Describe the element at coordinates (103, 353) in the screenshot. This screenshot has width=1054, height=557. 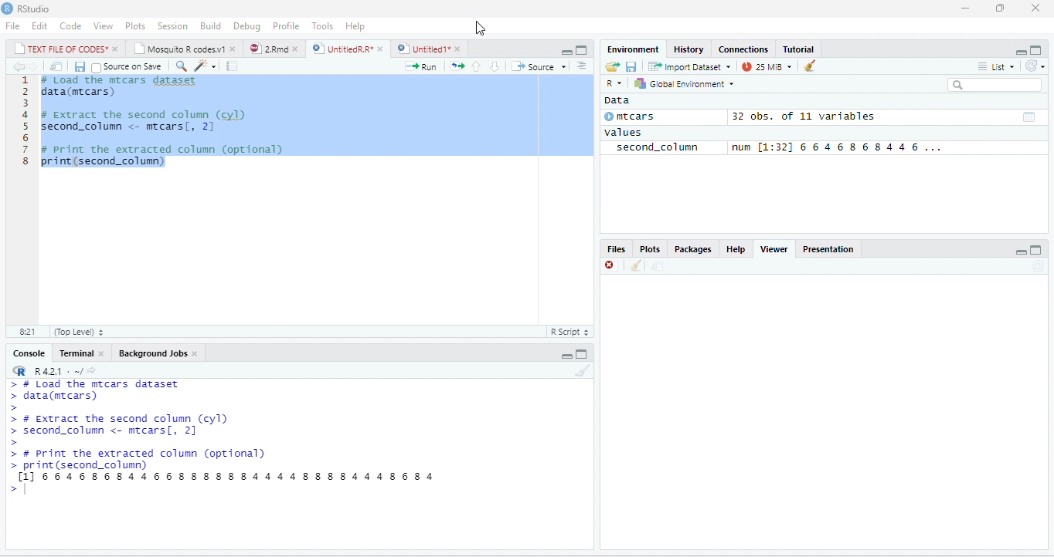
I see `close` at that location.